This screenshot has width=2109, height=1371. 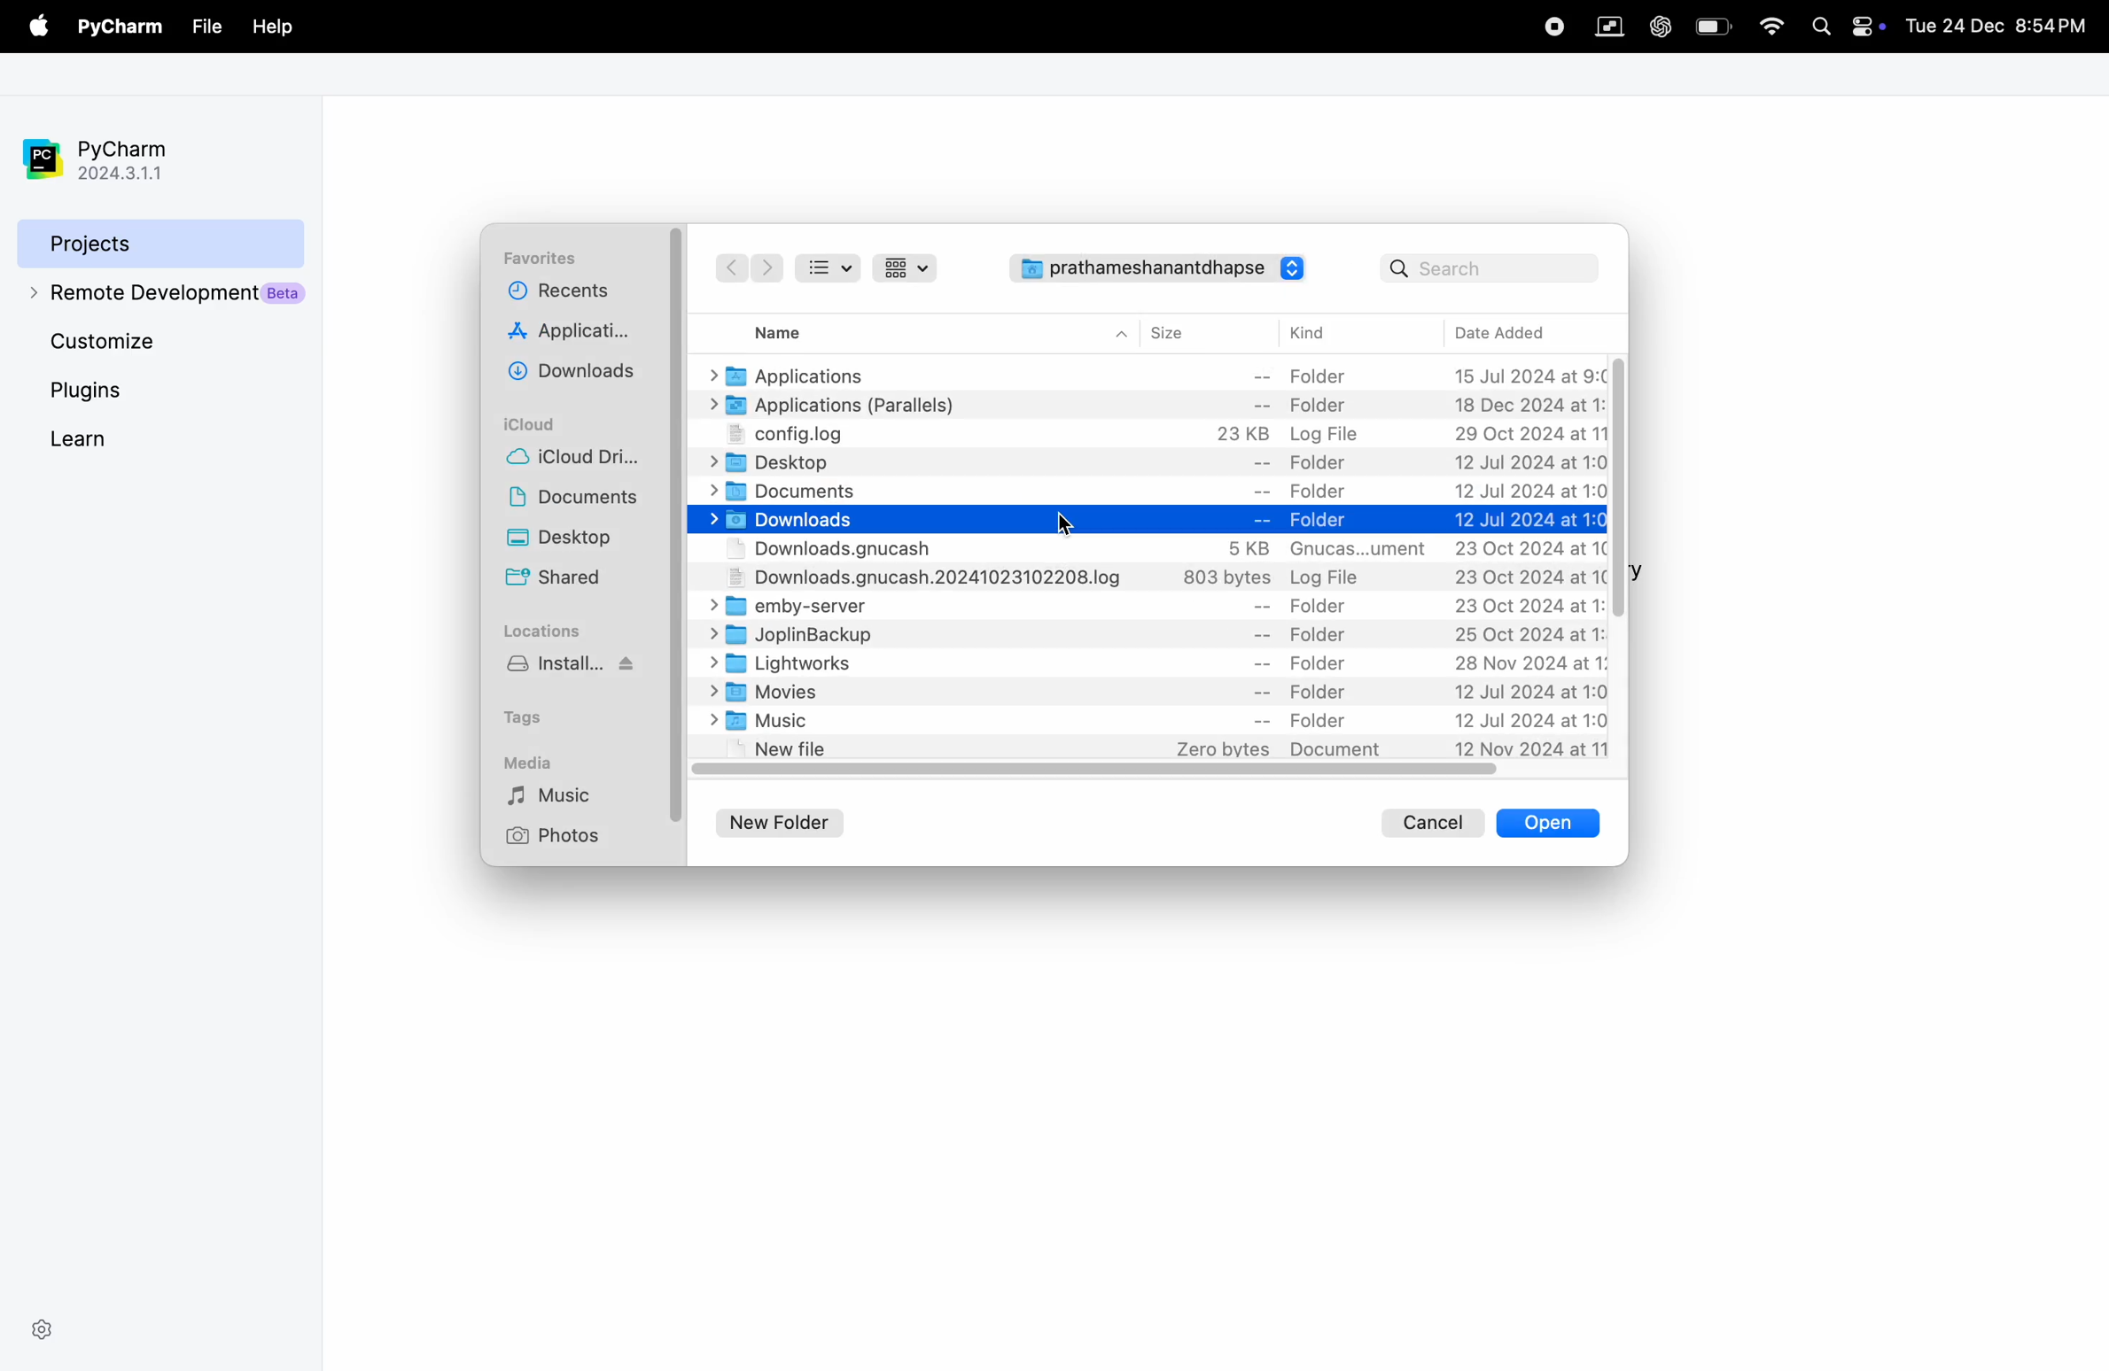 What do you see at coordinates (1148, 490) in the screenshot?
I see `documents` at bounding box center [1148, 490].